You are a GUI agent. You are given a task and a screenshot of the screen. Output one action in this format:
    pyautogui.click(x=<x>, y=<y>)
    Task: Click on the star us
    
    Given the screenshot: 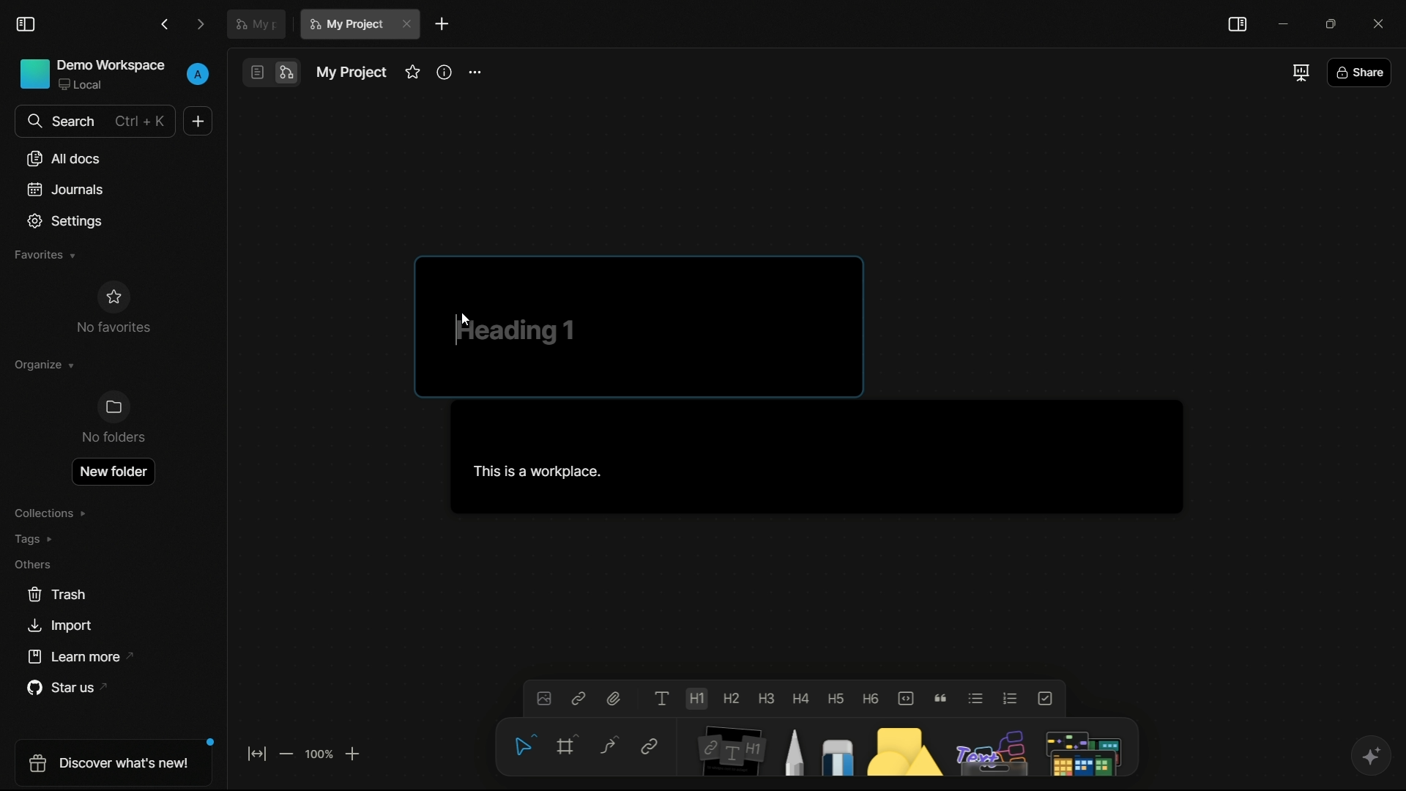 What is the action you would take?
    pyautogui.click(x=56, y=688)
    